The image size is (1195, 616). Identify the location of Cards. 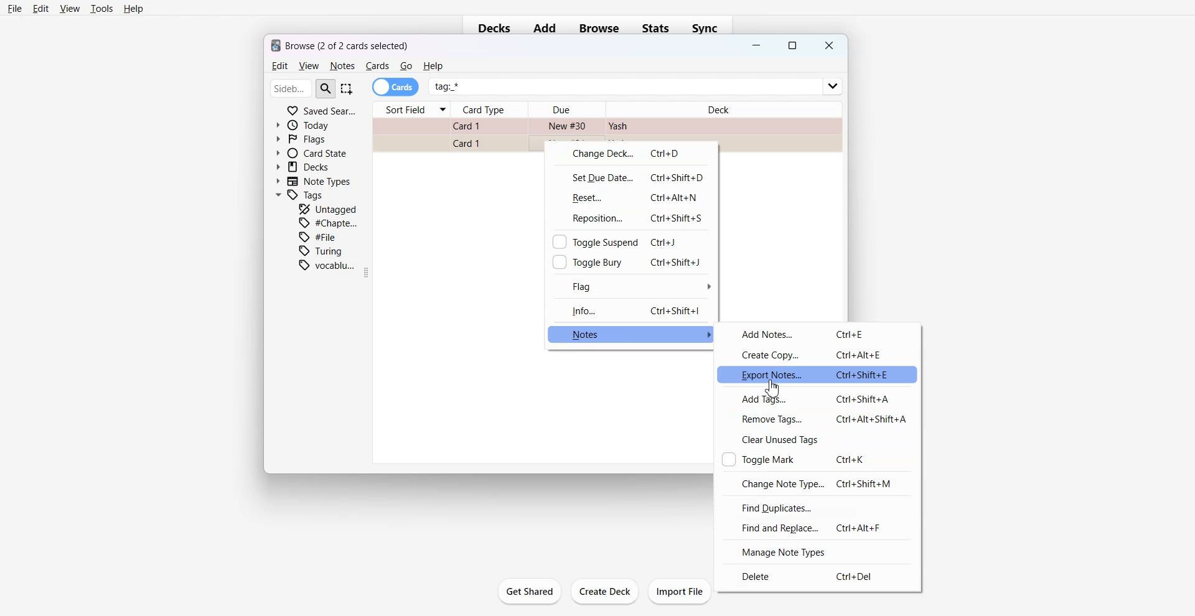
(396, 87).